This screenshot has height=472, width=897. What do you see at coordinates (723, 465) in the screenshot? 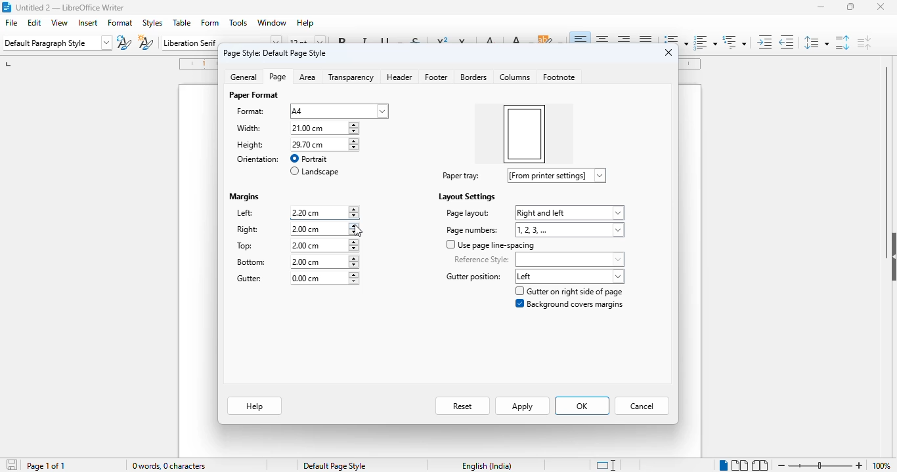
I see `single-page view` at bounding box center [723, 465].